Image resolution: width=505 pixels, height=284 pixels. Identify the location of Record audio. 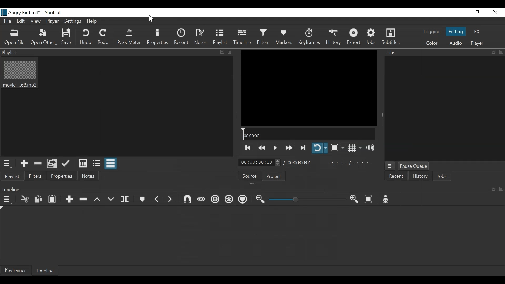
(386, 200).